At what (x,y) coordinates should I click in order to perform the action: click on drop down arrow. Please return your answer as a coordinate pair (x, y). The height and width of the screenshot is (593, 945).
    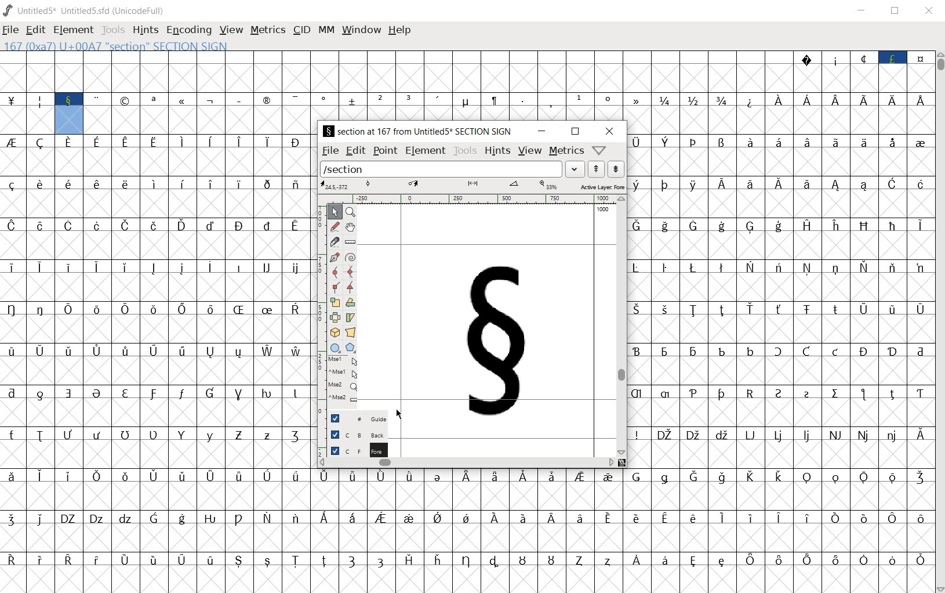
    Looking at the image, I should click on (573, 168).